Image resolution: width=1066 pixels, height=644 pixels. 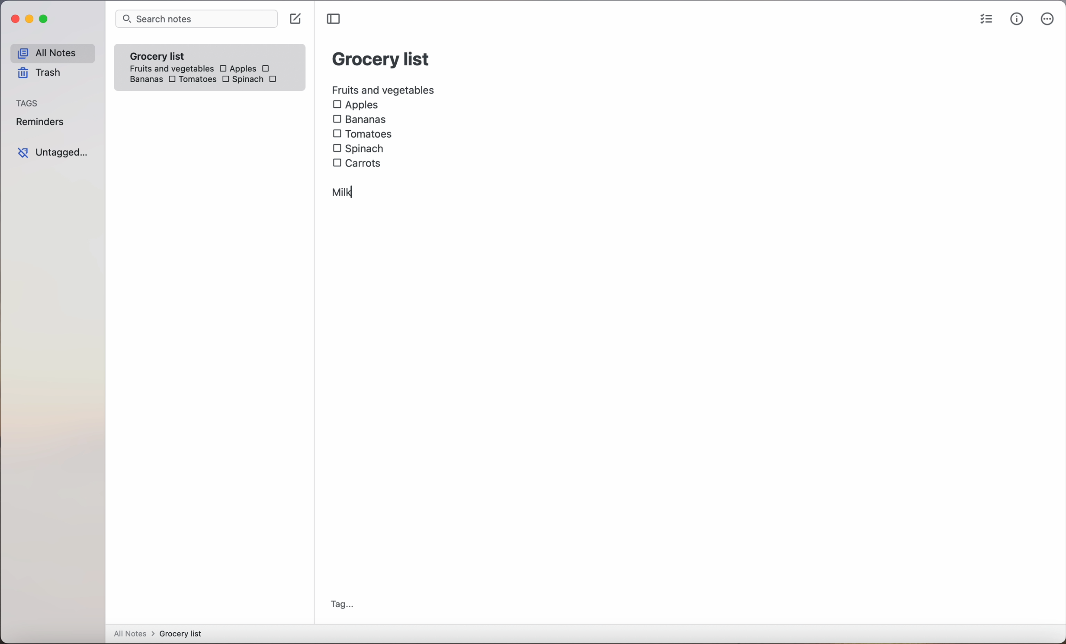 I want to click on bananas, so click(x=144, y=79).